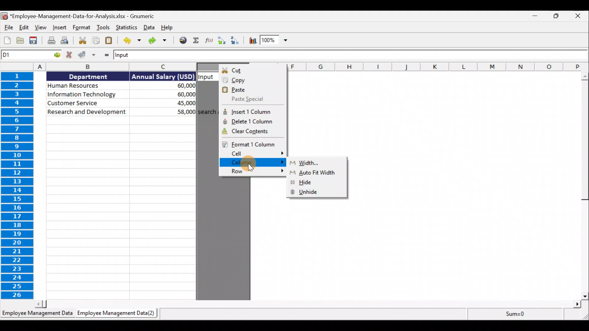 The image size is (589, 331). I want to click on sum=0, so click(528, 315).